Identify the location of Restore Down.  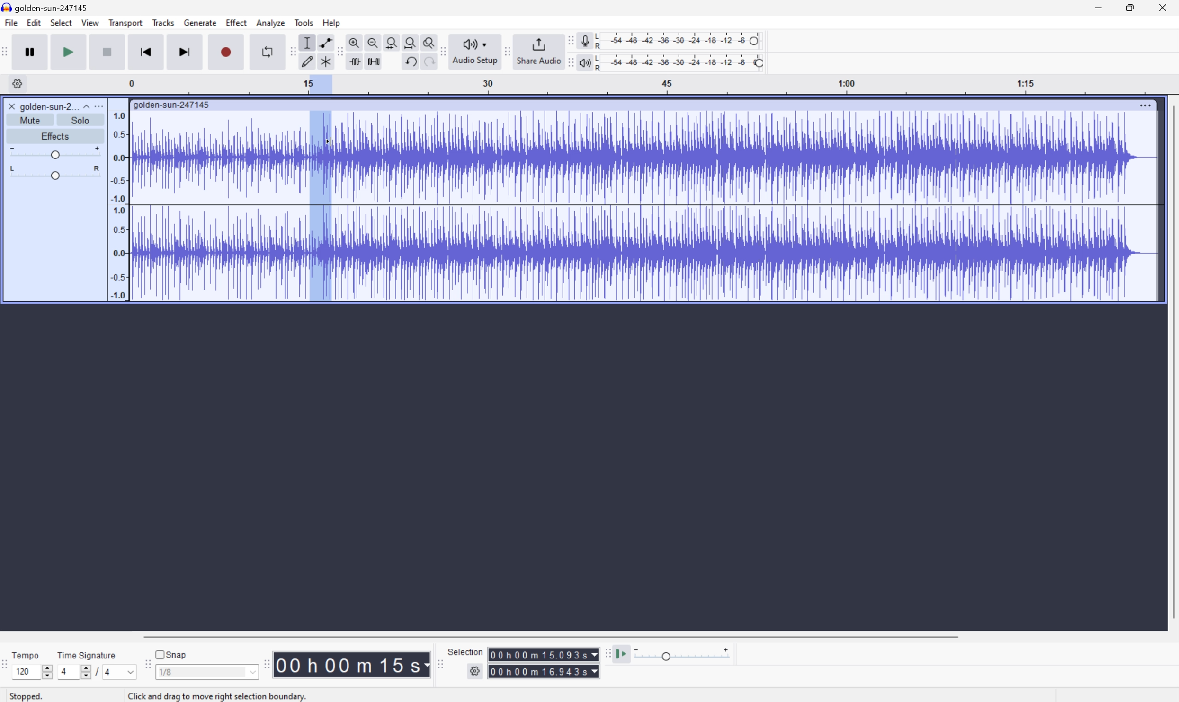
(1127, 7).